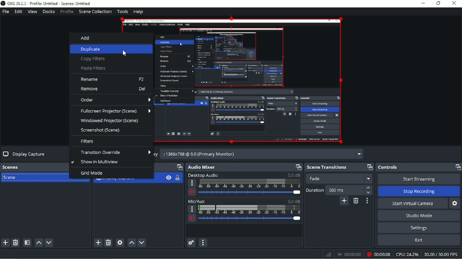  What do you see at coordinates (18, 12) in the screenshot?
I see `Edit` at bounding box center [18, 12].